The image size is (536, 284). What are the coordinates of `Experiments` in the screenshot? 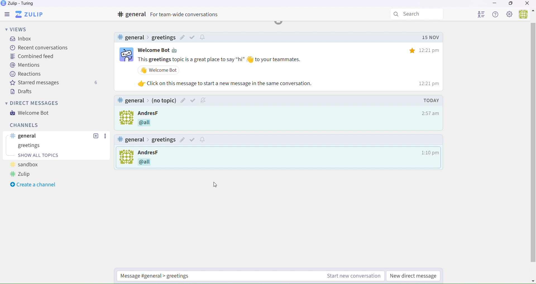 It's located at (33, 165).